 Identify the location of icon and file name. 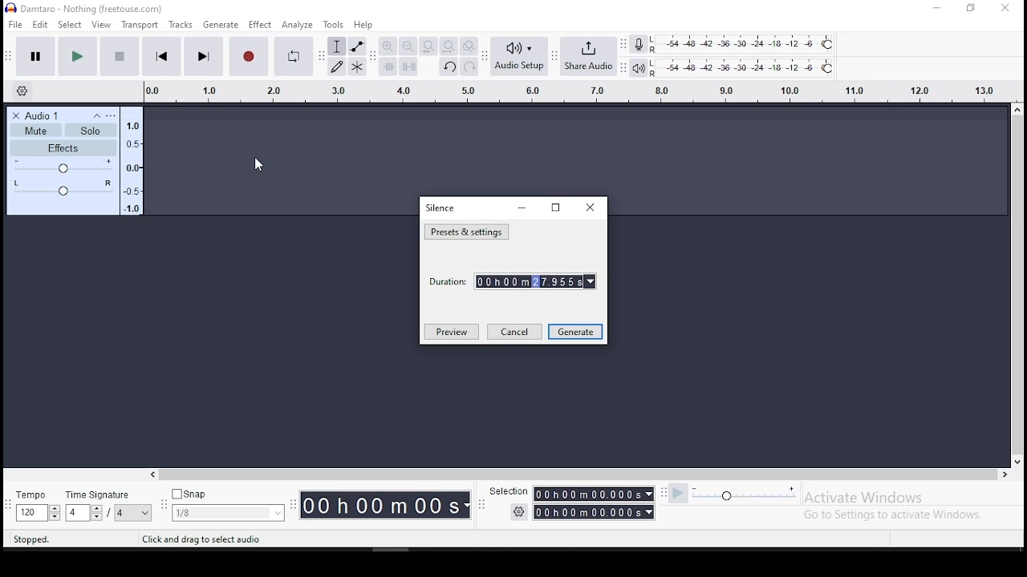
(84, 8).